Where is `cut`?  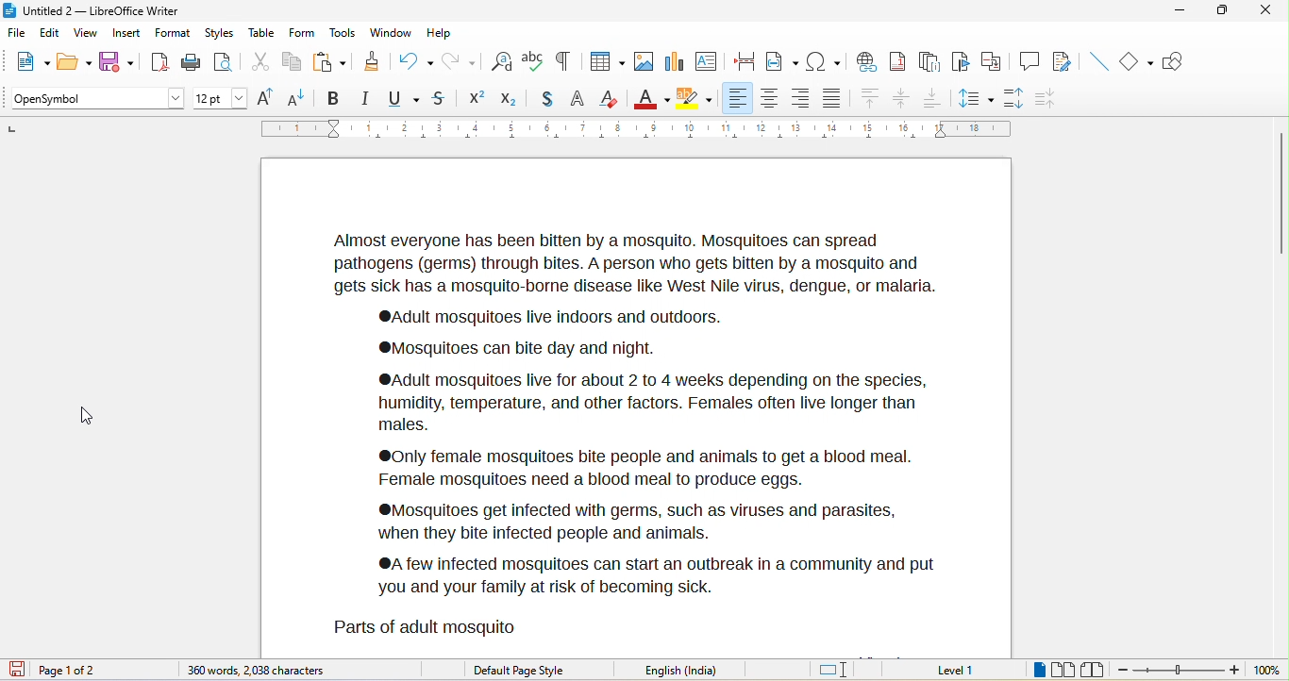
cut is located at coordinates (258, 62).